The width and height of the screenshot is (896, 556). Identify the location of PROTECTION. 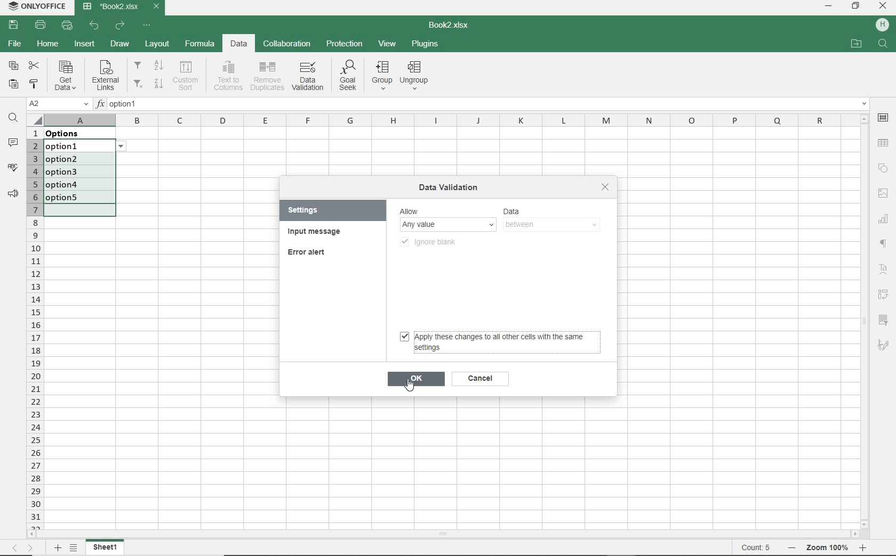
(345, 44).